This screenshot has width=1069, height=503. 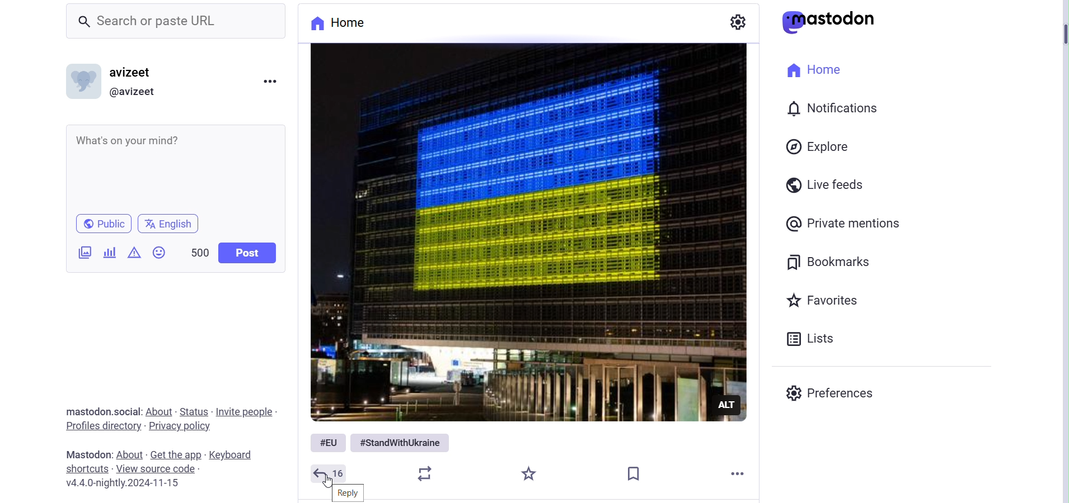 I want to click on Notification, so click(x=831, y=106).